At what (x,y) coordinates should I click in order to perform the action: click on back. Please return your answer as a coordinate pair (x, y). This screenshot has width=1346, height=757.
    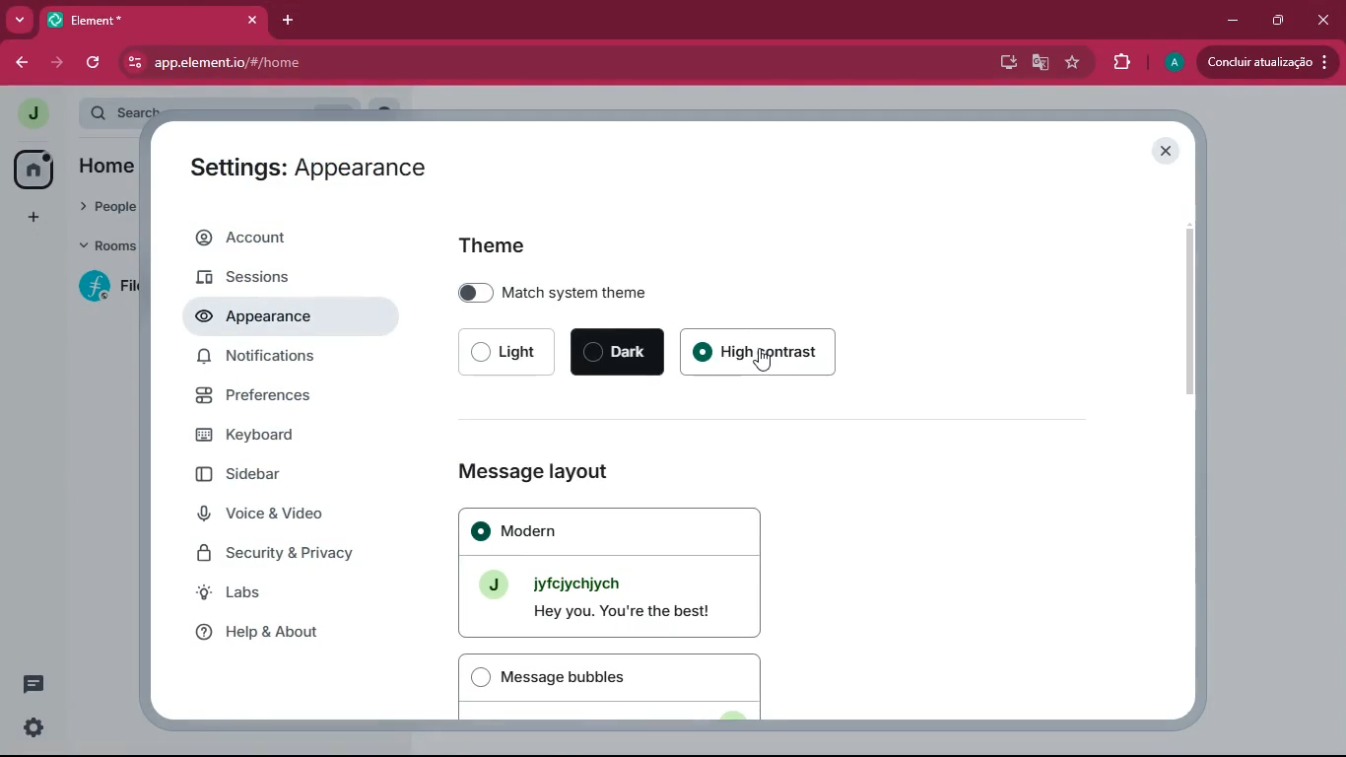
    Looking at the image, I should click on (15, 63).